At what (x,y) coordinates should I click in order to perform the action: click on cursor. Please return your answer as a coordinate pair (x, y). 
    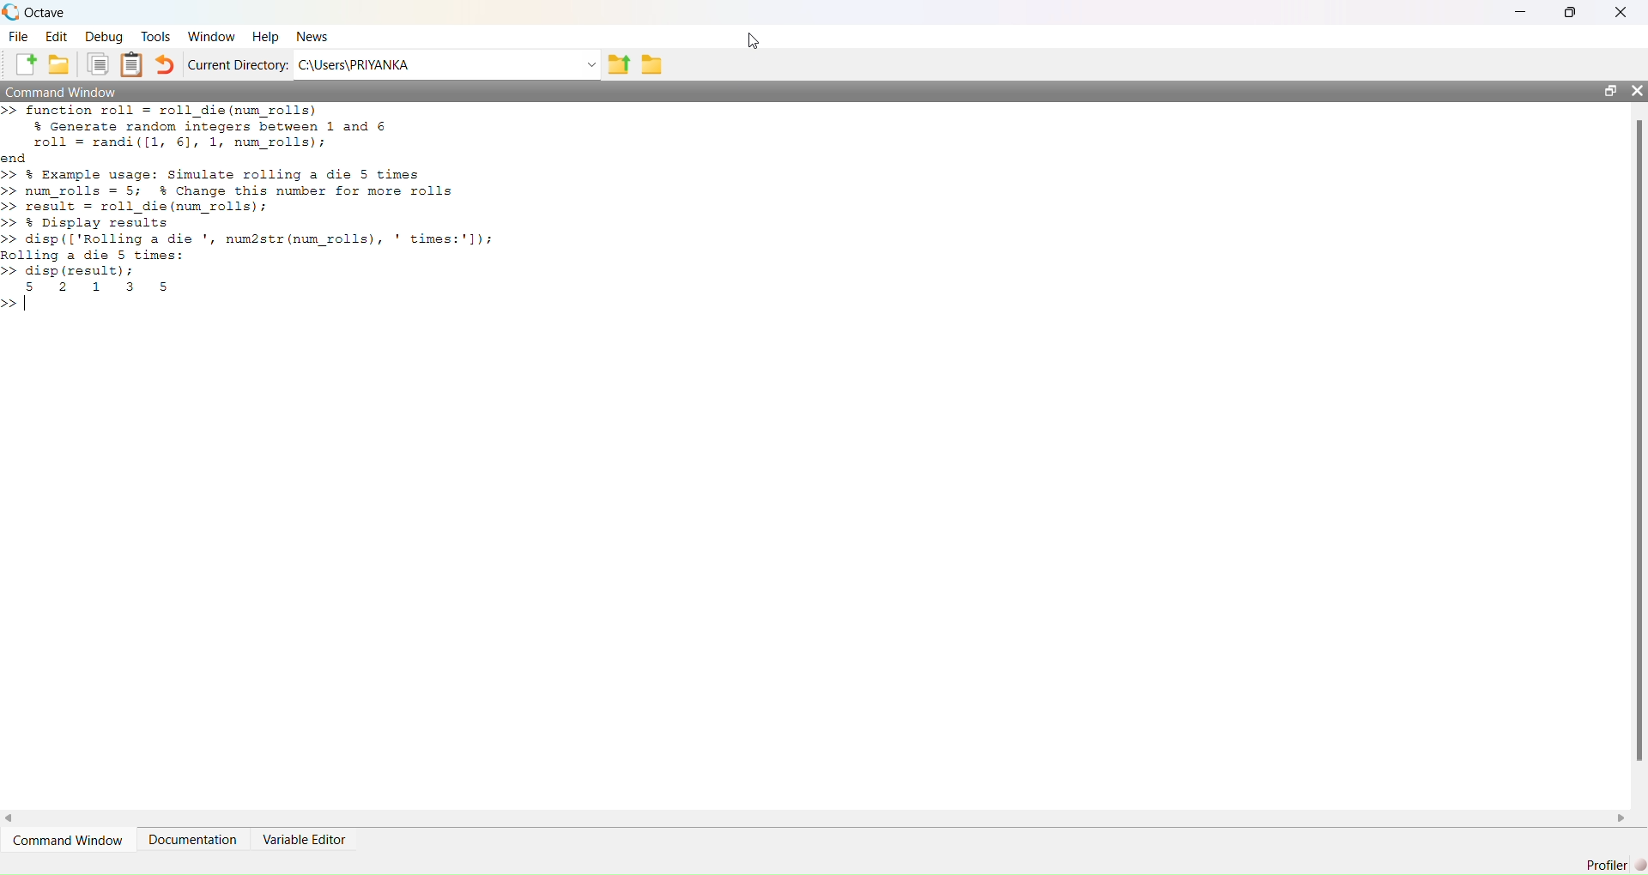
    Looking at the image, I should click on (754, 41).